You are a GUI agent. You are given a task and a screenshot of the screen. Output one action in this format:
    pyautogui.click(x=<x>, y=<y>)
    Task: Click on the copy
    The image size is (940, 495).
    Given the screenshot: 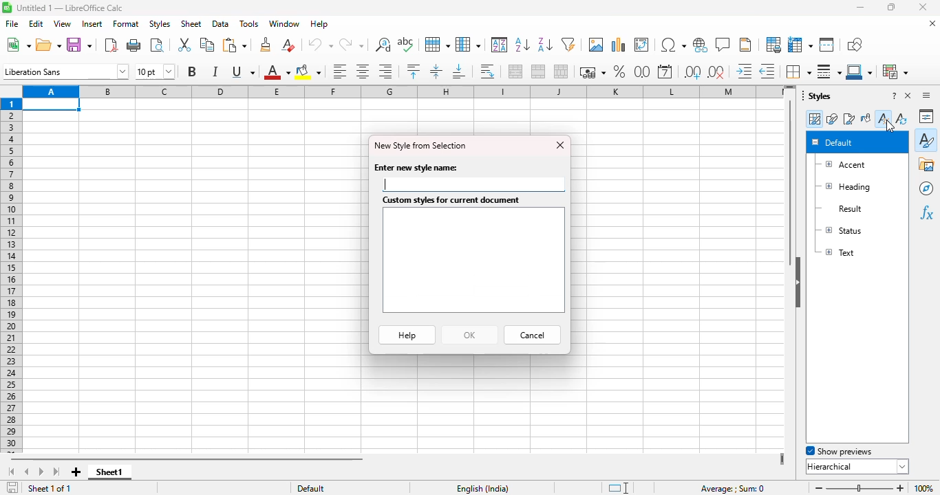 What is the action you would take?
    pyautogui.click(x=208, y=44)
    